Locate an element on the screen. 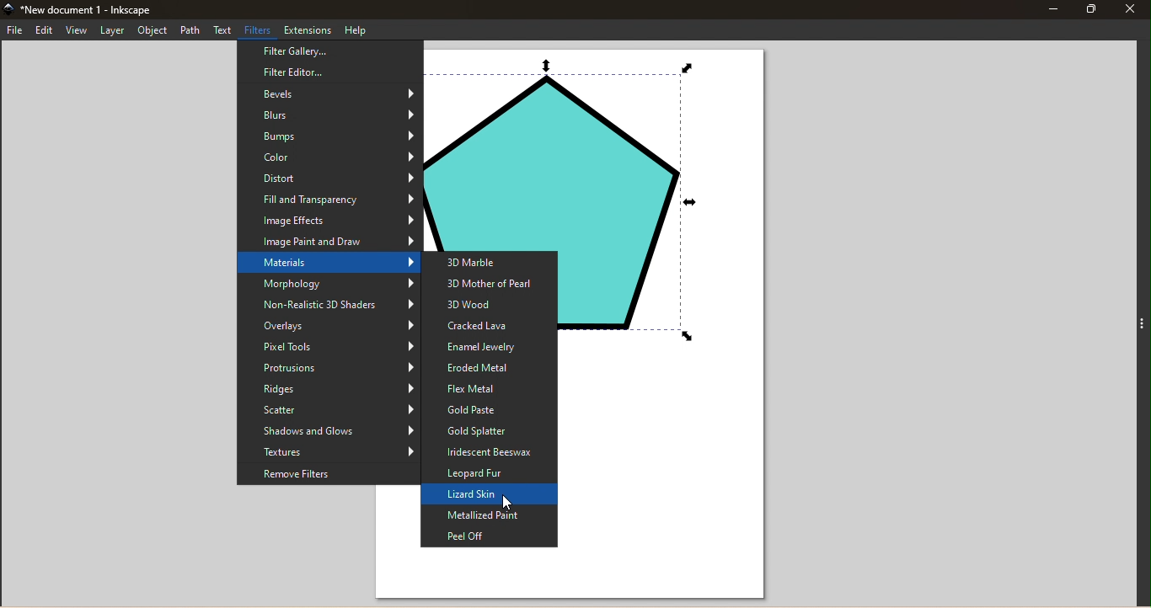 The width and height of the screenshot is (1151, 608). Flex Metal is located at coordinates (490, 388).